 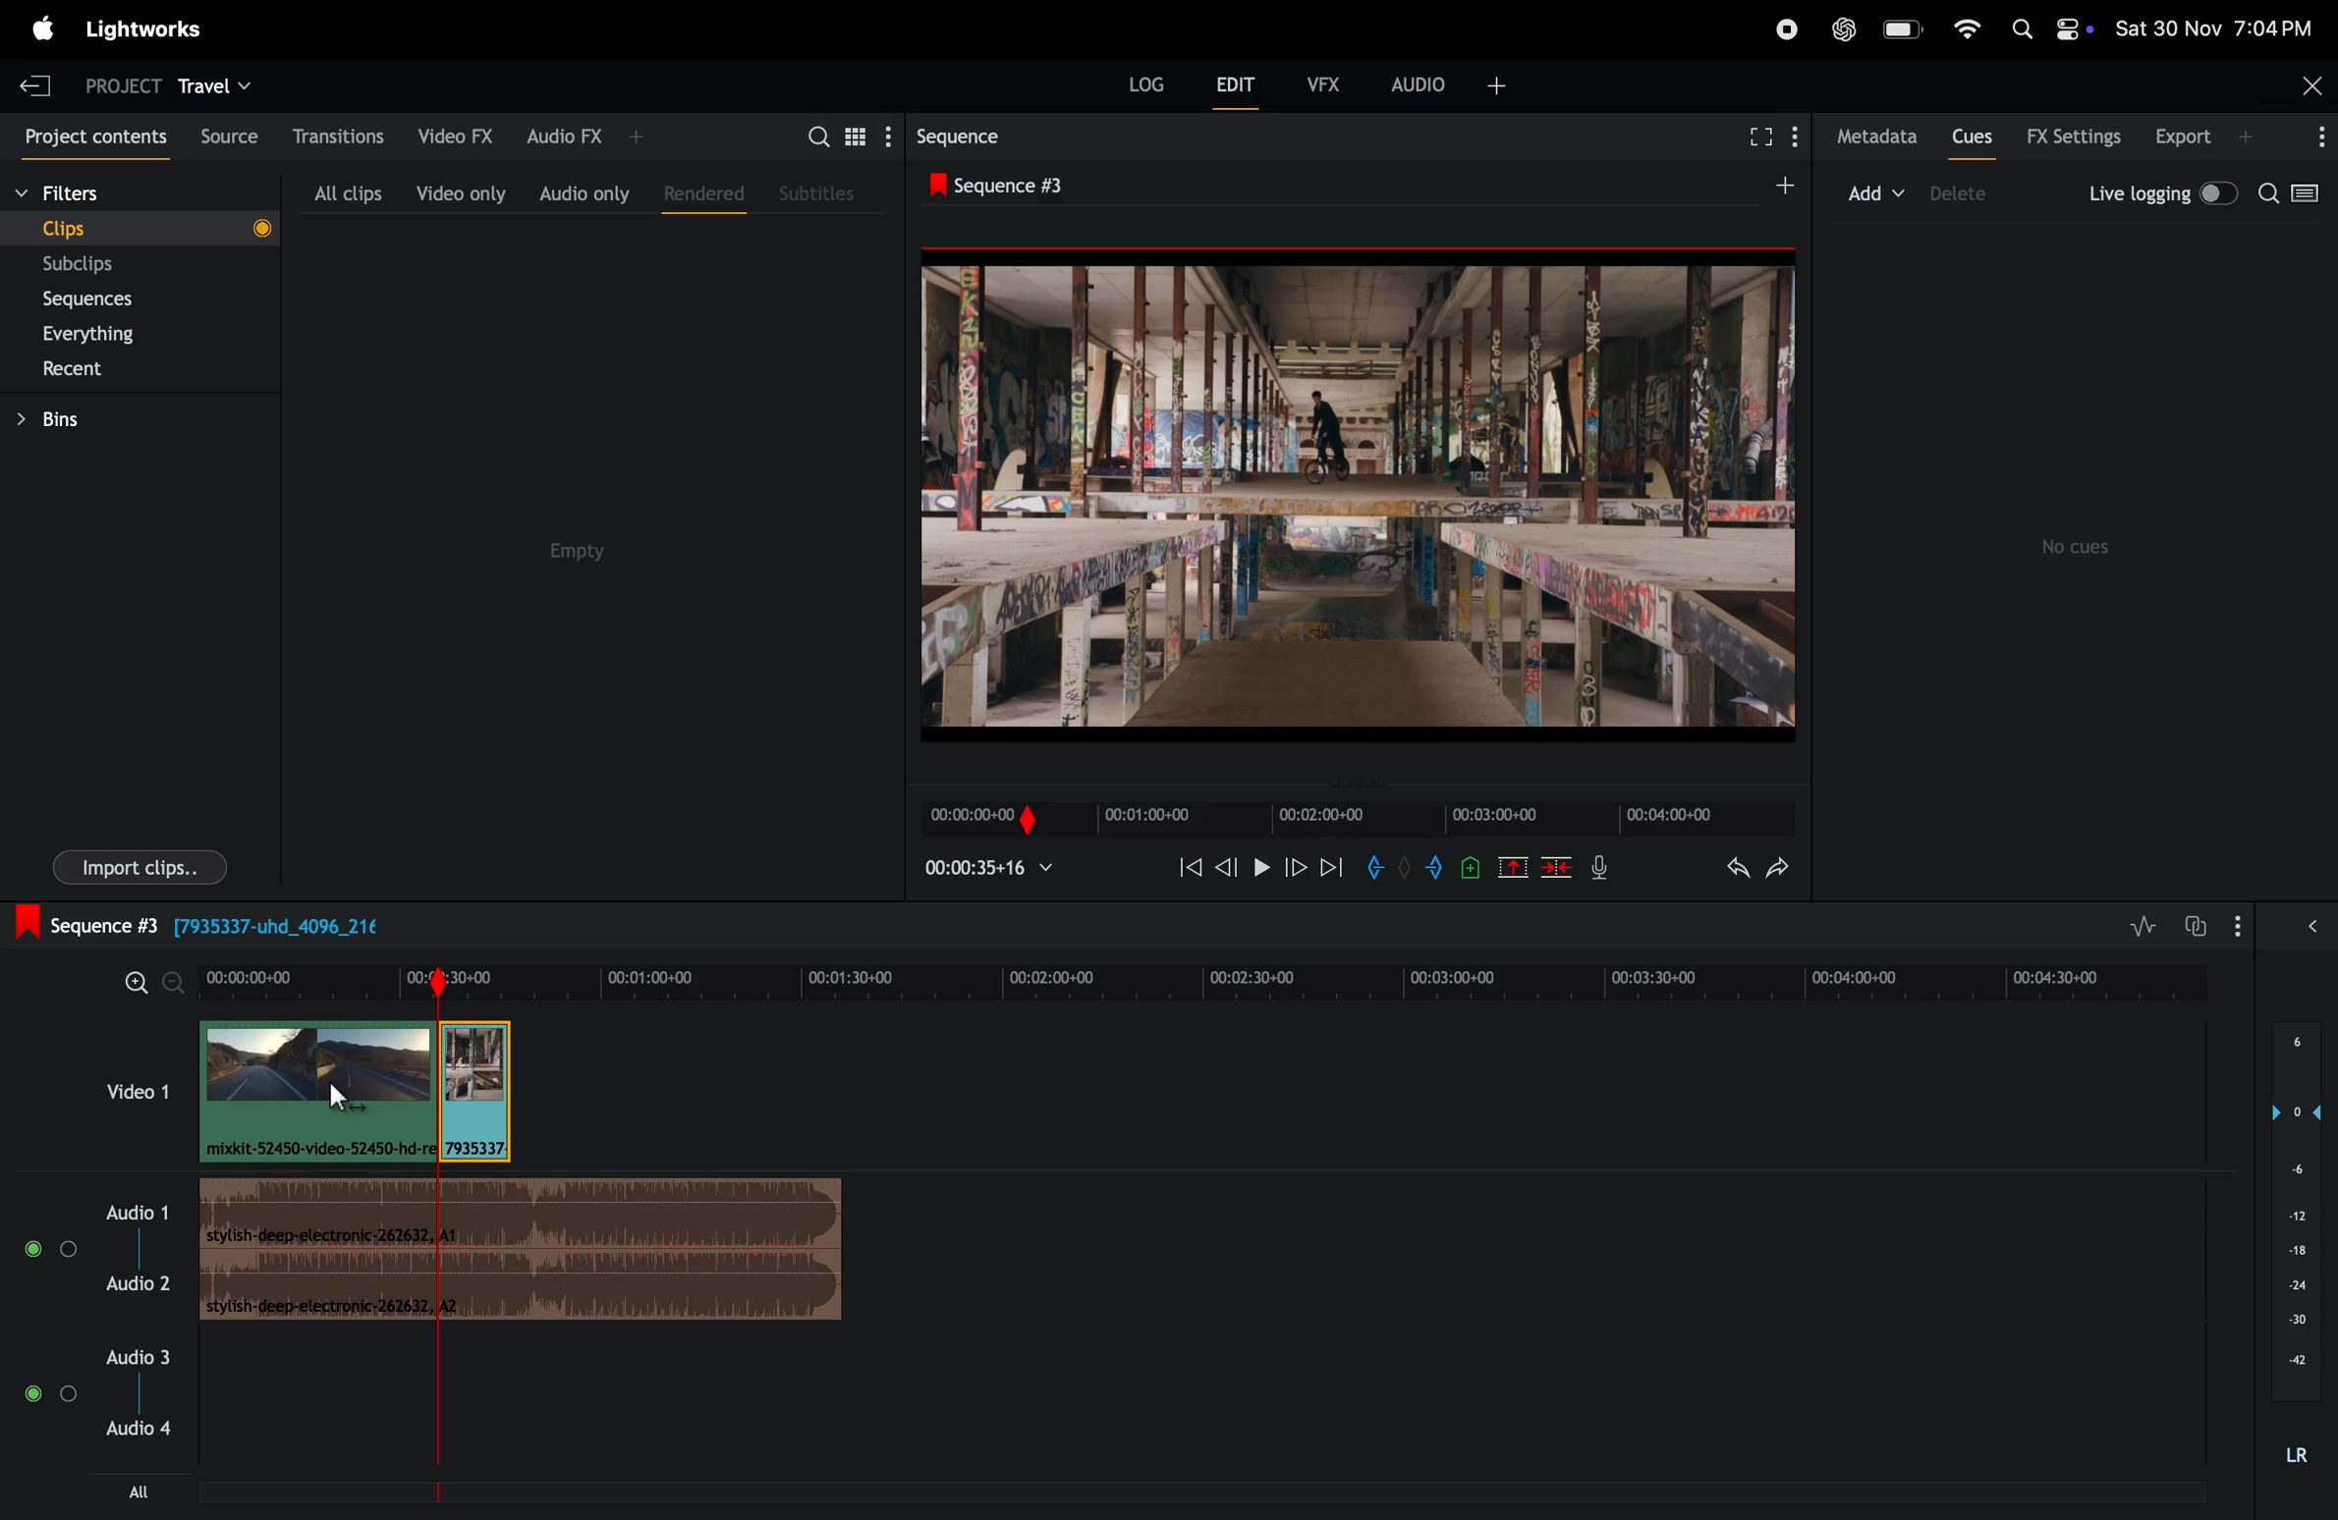 What do you see at coordinates (2296, 1051) in the screenshot?
I see `6 (layers)` at bounding box center [2296, 1051].